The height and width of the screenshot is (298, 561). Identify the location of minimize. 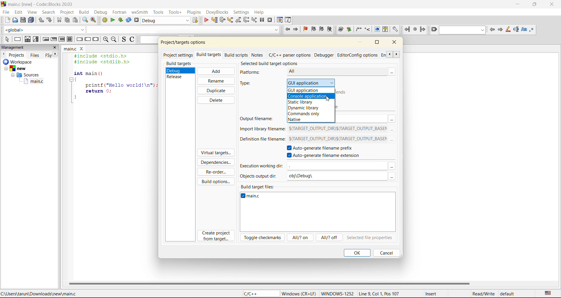
(361, 42).